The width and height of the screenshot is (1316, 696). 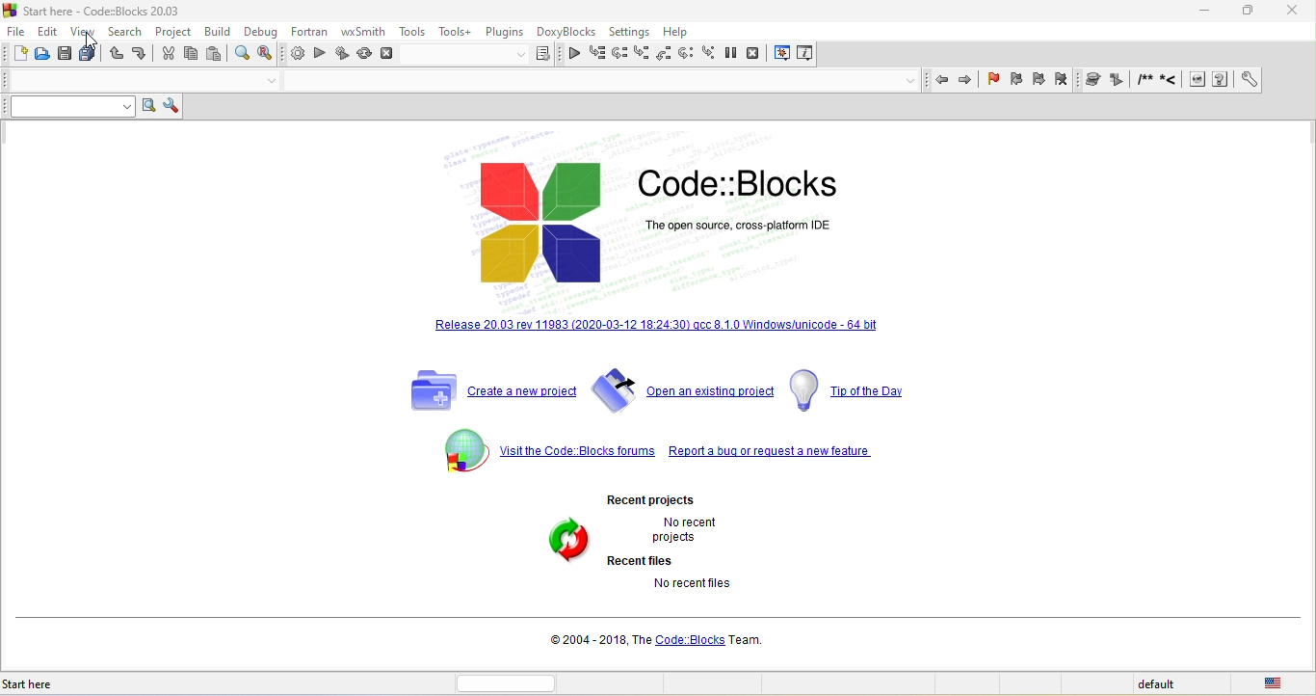 I want to click on next instruction, so click(x=685, y=54).